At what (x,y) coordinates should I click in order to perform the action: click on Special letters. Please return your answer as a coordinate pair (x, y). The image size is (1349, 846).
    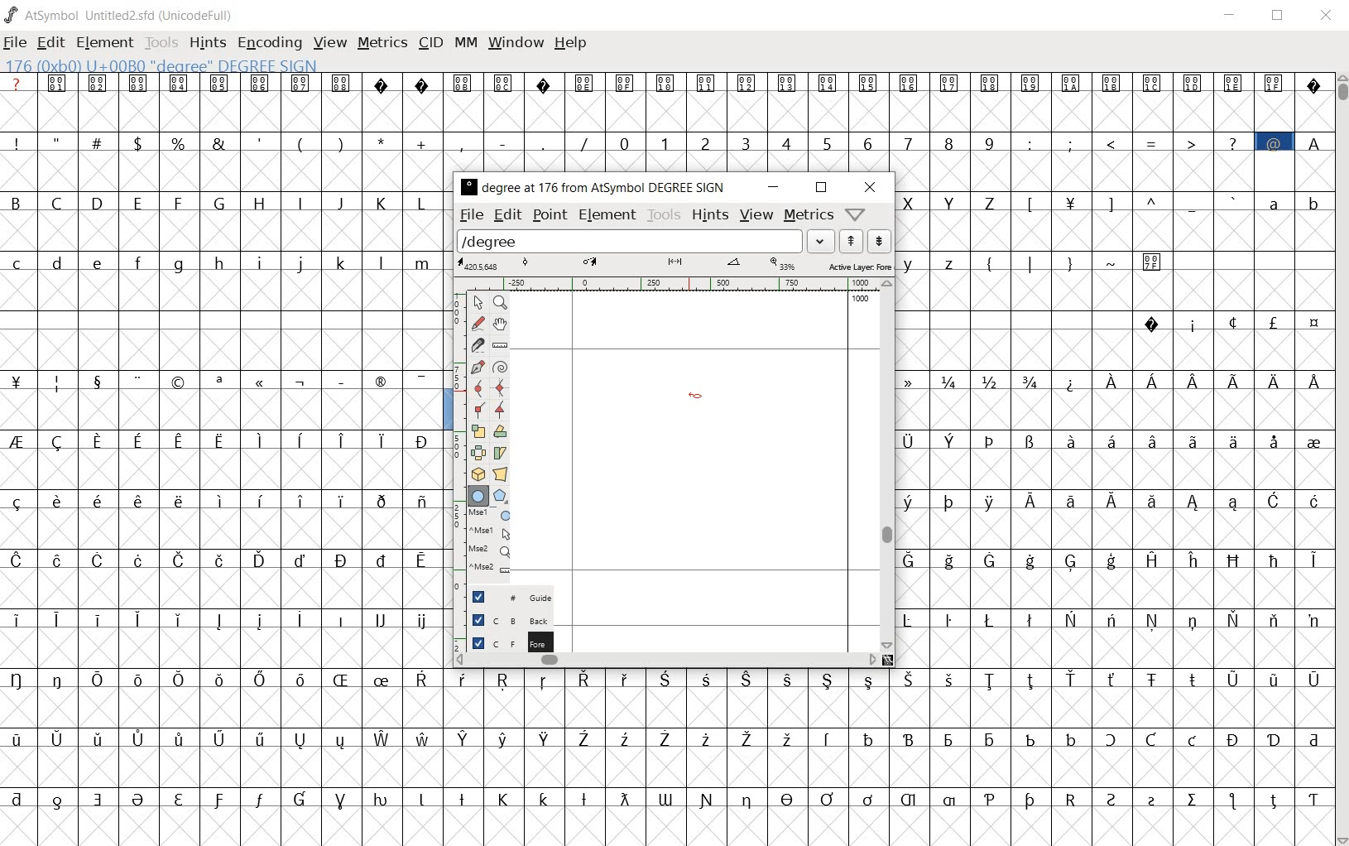
    Looking at the image, I should click on (1193, 382).